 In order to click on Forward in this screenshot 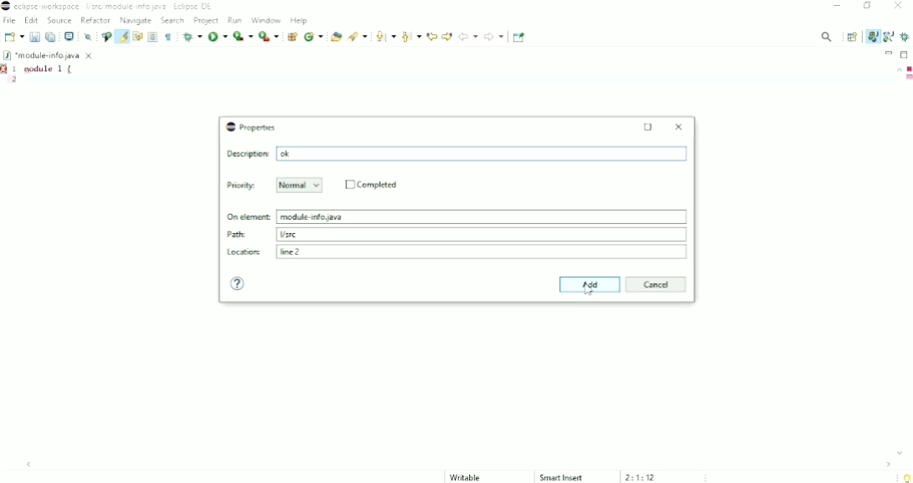, I will do `click(494, 37)`.